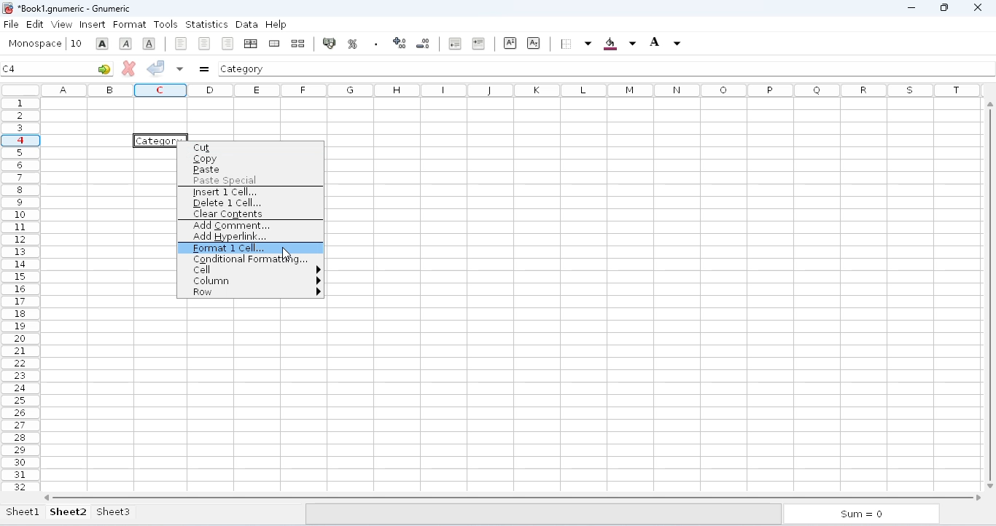 Image resolution: width=996 pixels, height=526 pixels. Describe the element at coordinates (227, 214) in the screenshot. I see `clear contents` at that location.